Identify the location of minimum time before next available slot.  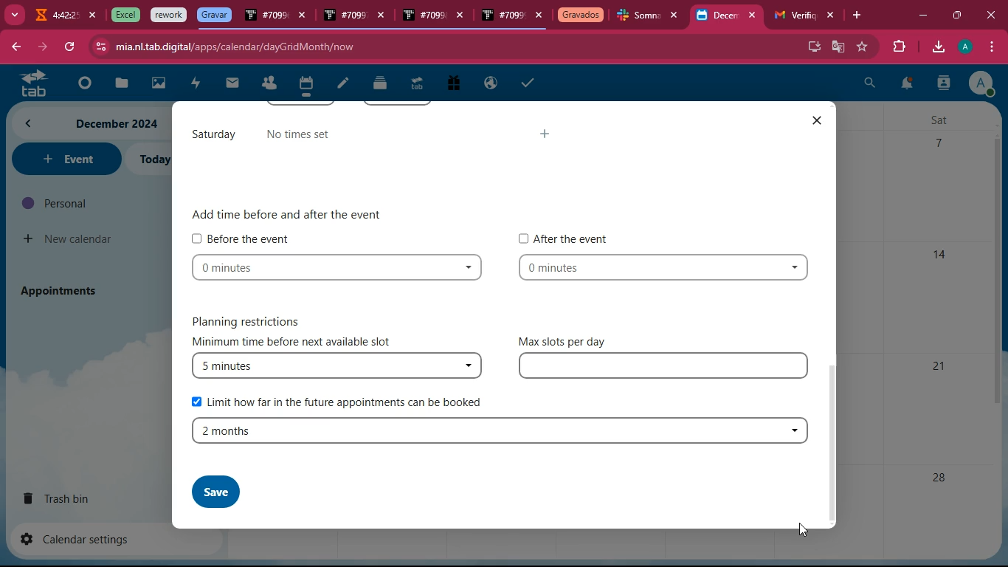
(289, 341).